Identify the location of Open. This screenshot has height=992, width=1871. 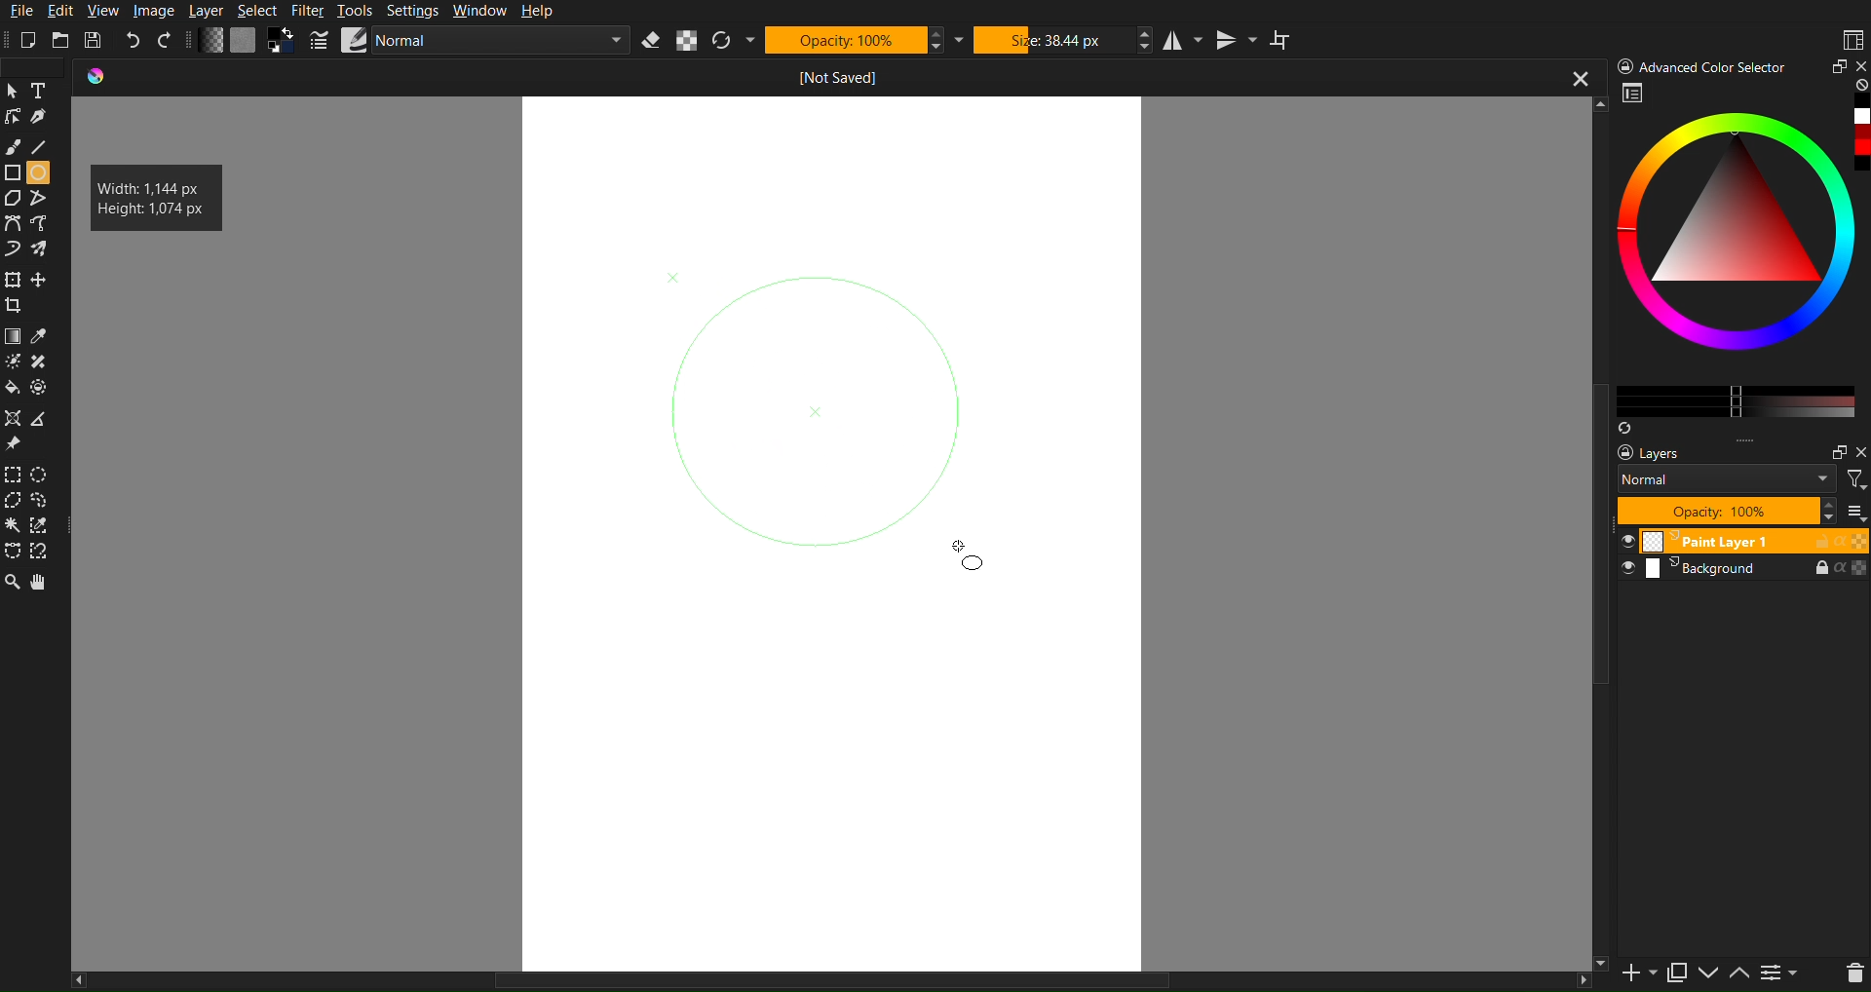
(66, 38).